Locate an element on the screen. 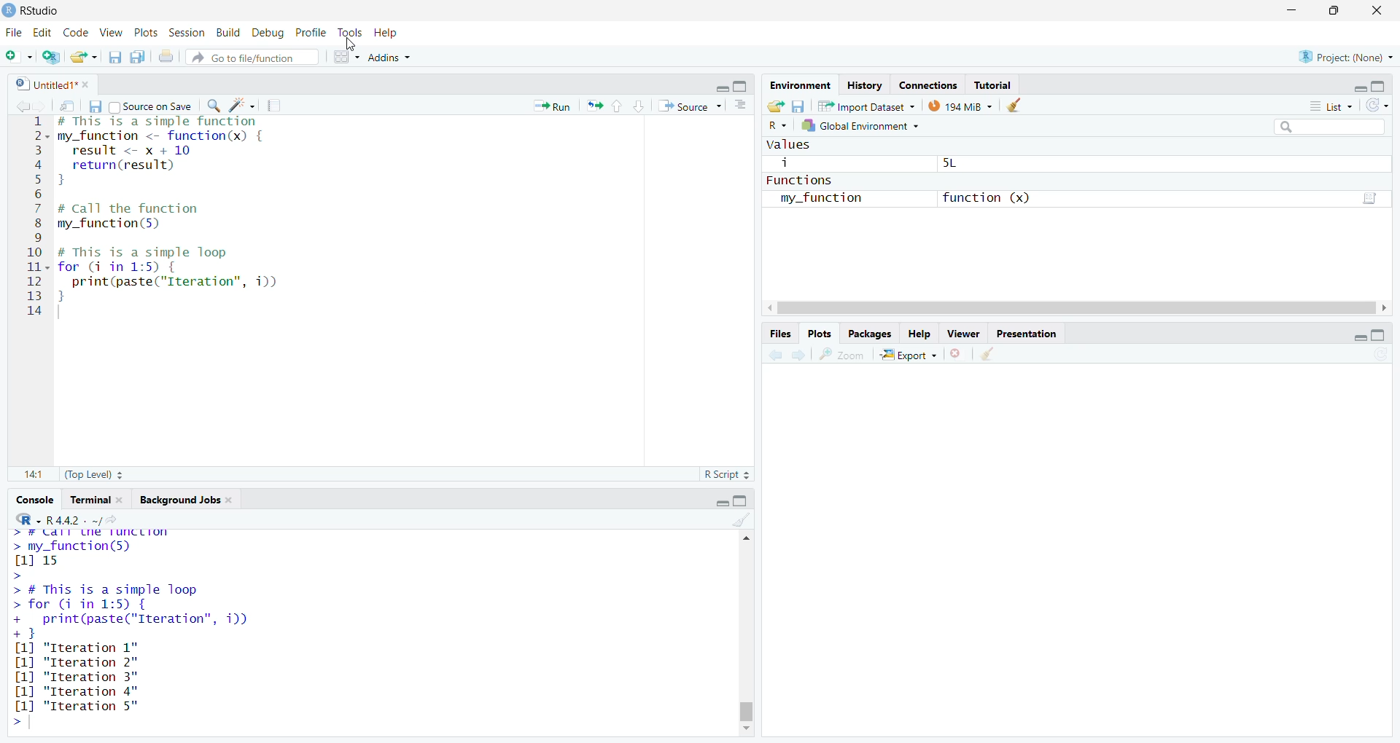 This screenshot has width=1400, height=743. scrollbar is located at coordinates (1079, 308).